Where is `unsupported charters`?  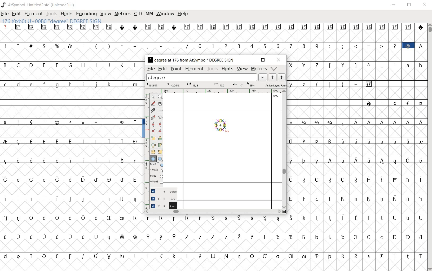 unsupported charters is located at coordinates (421, 26).